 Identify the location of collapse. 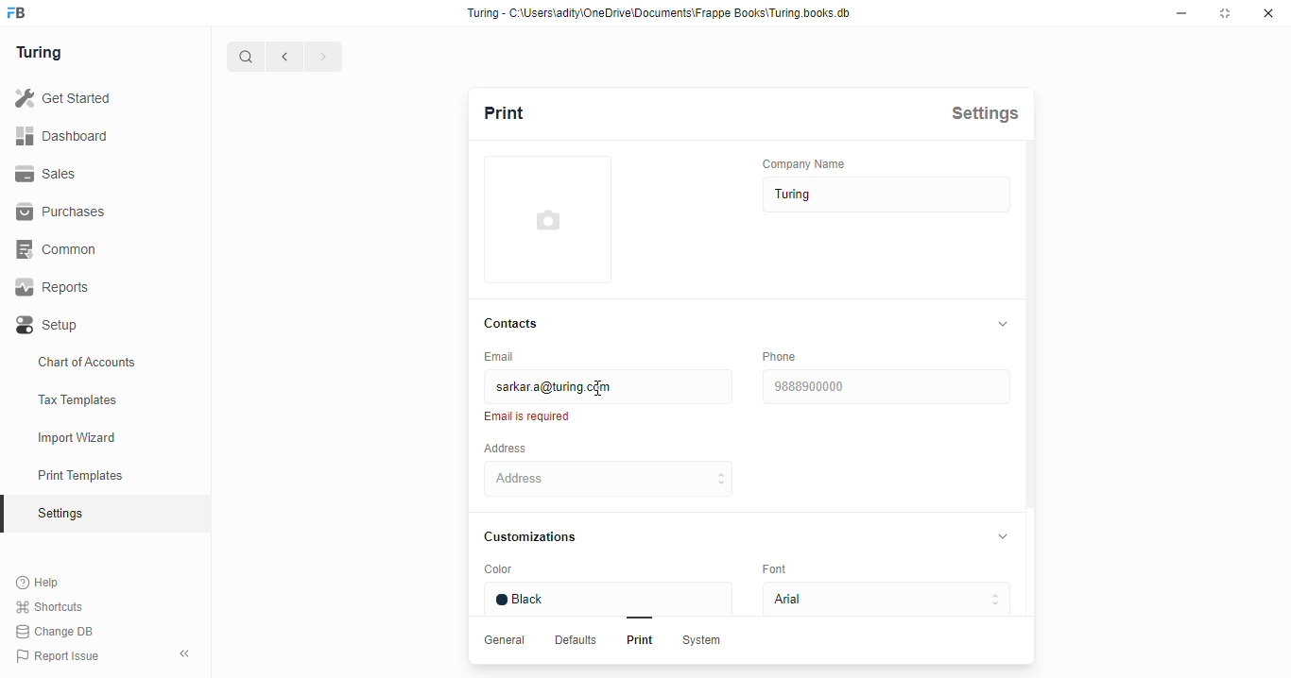
(1004, 323).